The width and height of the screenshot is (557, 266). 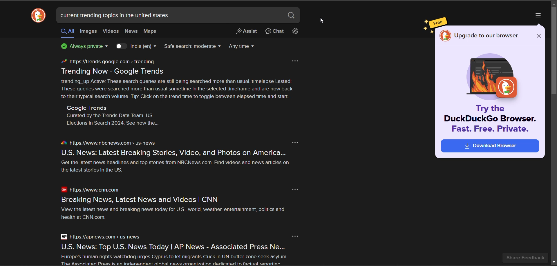 What do you see at coordinates (296, 189) in the screenshot?
I see `more` at bounding box center [296, 189].